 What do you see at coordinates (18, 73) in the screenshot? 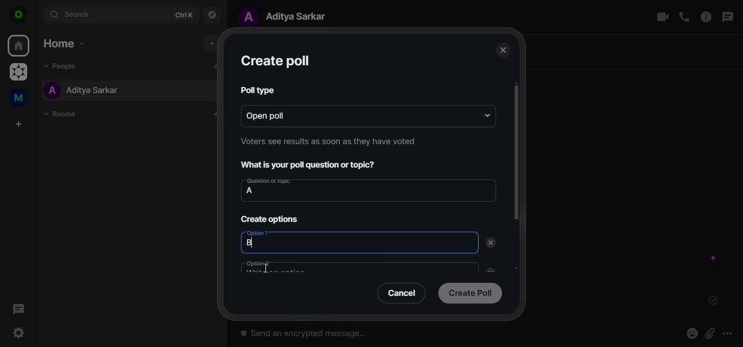
I see `graoheneos` at bounding box center [18, 73].